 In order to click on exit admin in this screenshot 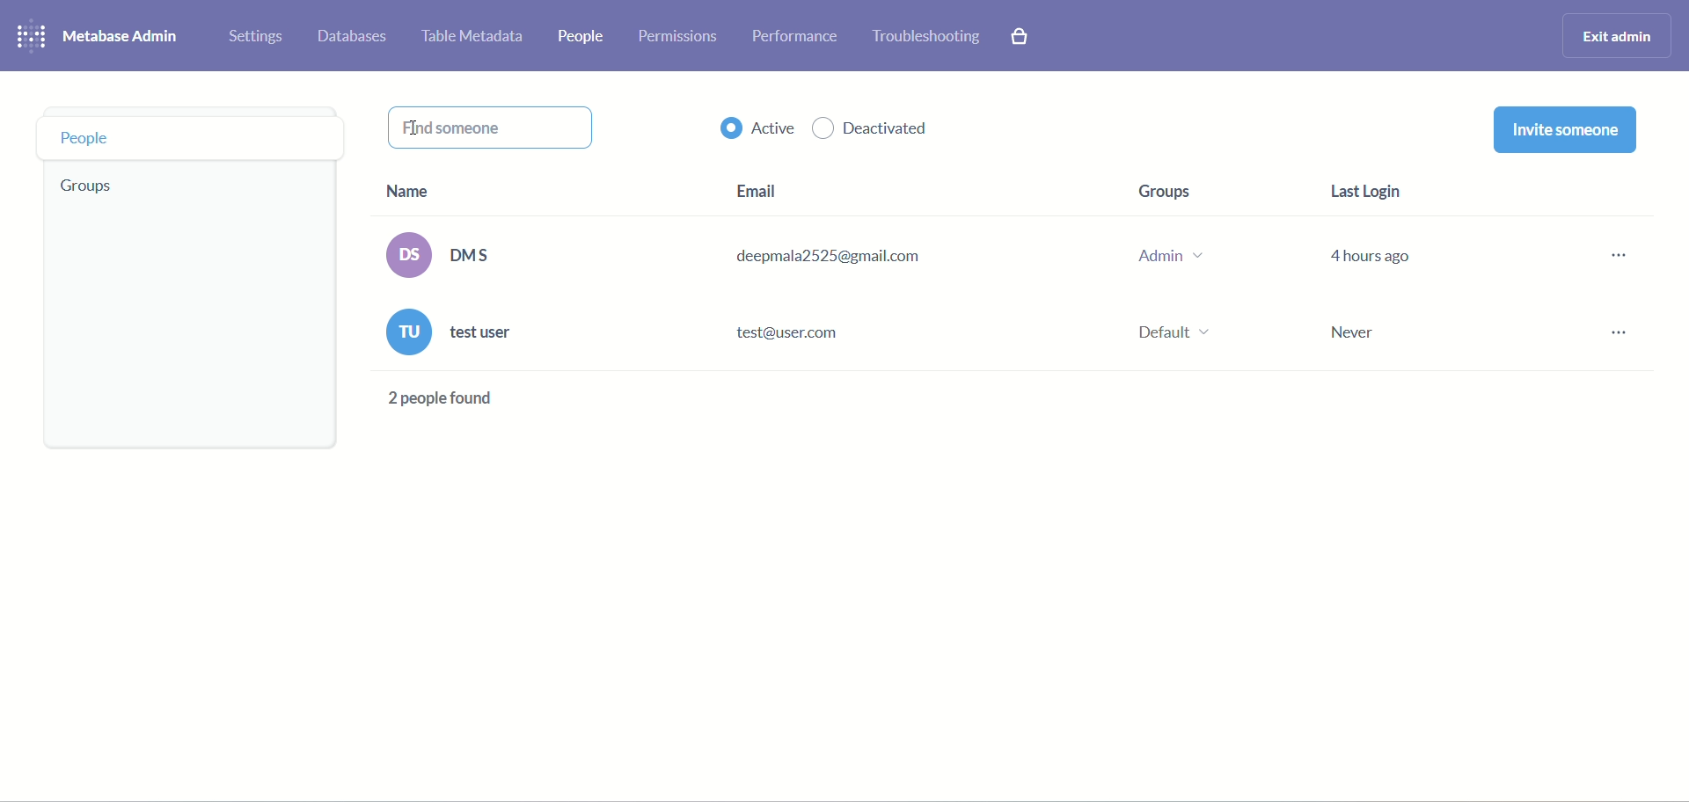, I will do `click(1613, 35)`.